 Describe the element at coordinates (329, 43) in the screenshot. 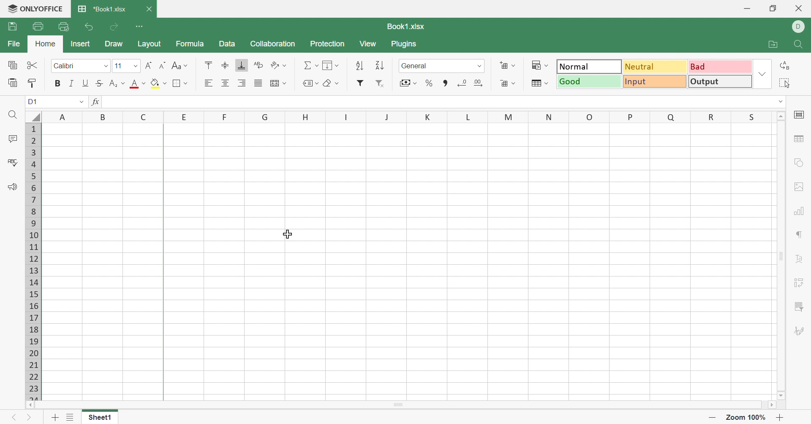

I see `Protection` at that location.